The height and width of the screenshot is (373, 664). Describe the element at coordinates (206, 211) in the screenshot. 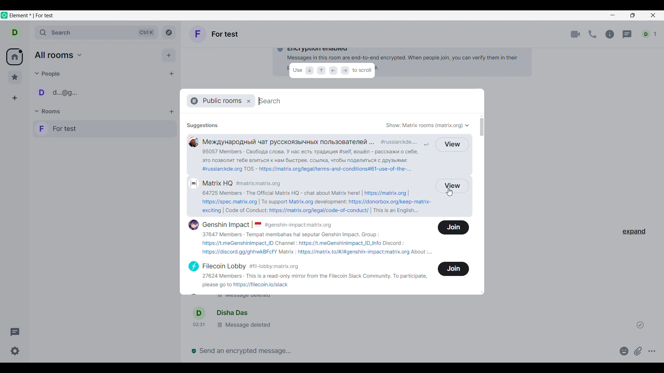

I see `exciting` at that location.